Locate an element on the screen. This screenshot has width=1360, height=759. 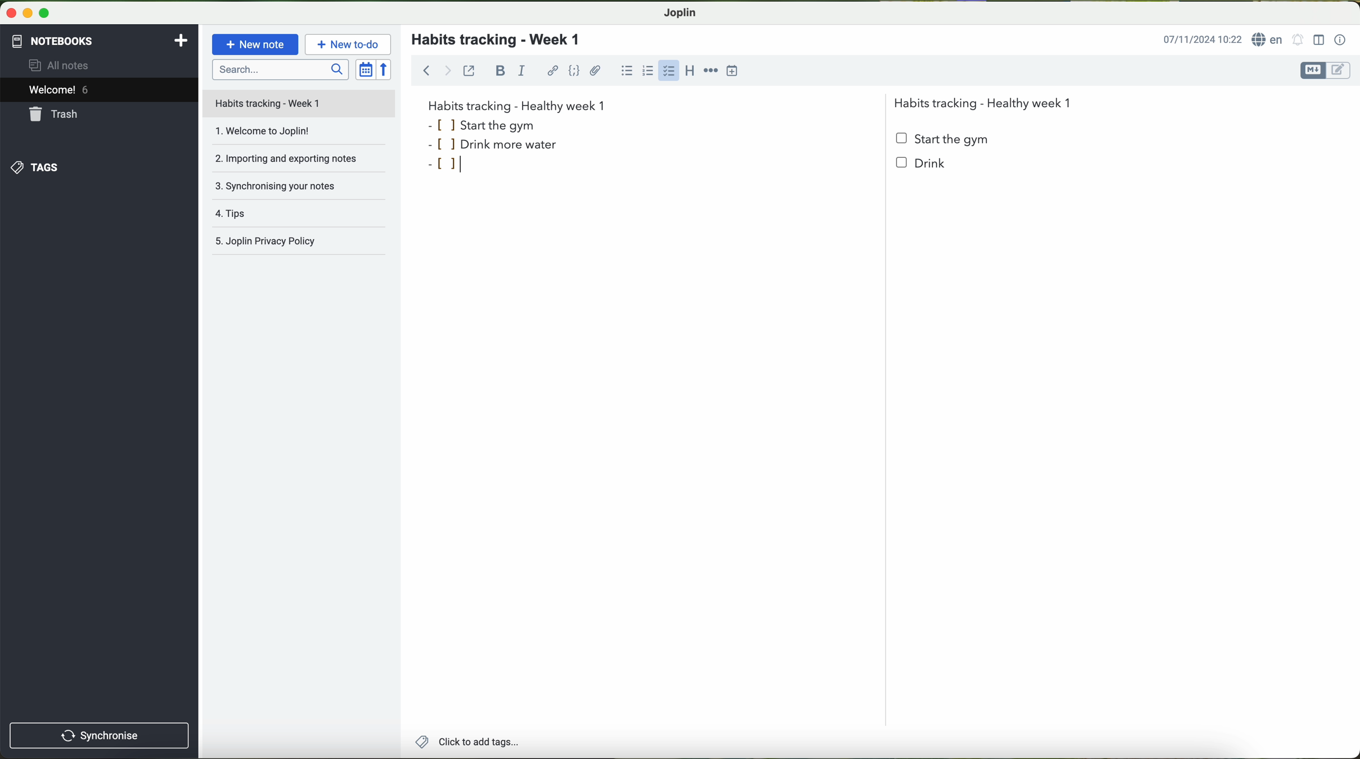
tips is located at coordinates (301, 216).